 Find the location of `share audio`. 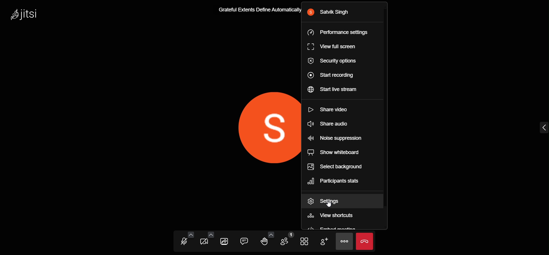

share audio is located at coordinates (331, 124).